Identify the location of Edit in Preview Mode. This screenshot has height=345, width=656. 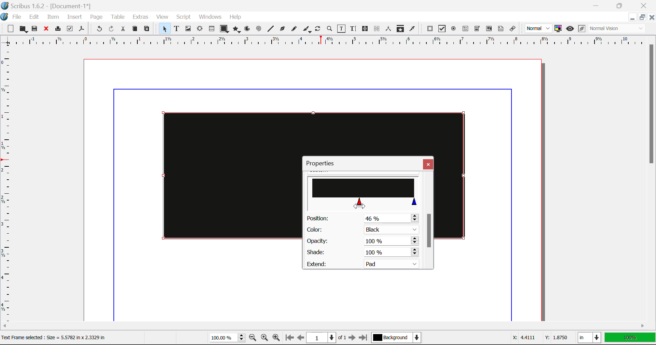
(582, 29).